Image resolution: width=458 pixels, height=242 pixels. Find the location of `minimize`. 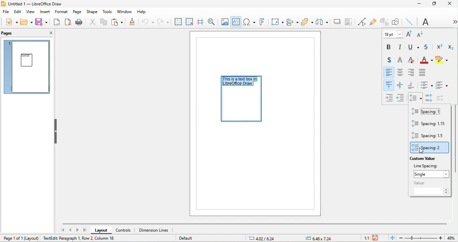

minimize is located at coordinates (419, 4).